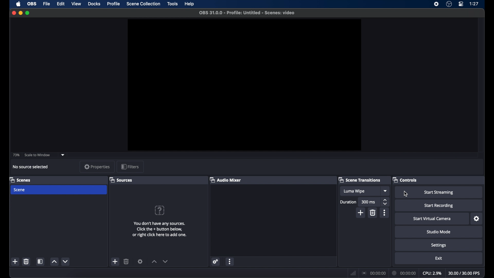 This screenshot has width=494, height=278. I want to click on exit, so click(438, 258).